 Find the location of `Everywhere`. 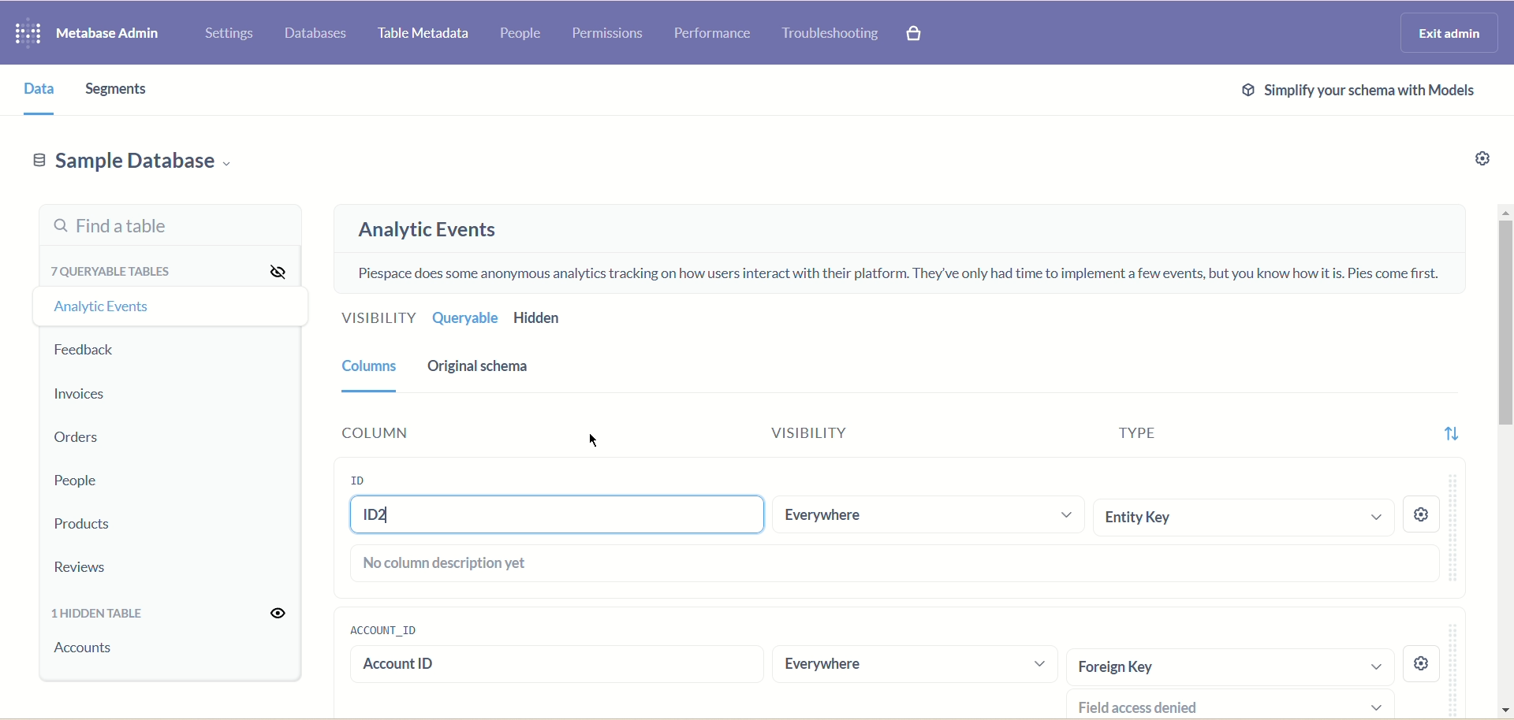

Everywhere is located at coordinates (927, 517).